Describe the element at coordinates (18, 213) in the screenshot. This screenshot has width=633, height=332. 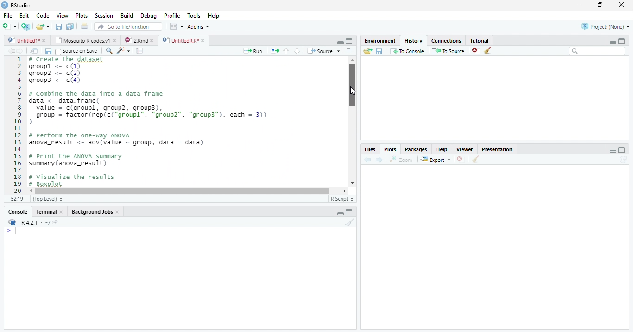
I see `Console` at that location.